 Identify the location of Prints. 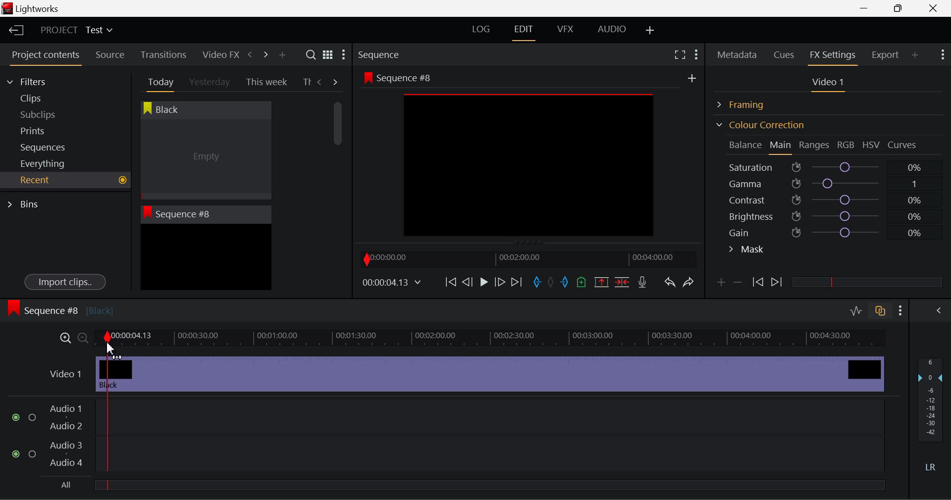
(47, 129).